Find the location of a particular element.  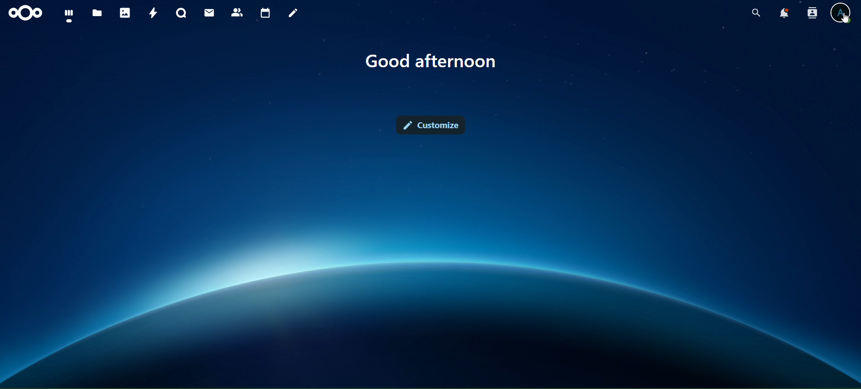

notes is located at coordinates (294, 13).